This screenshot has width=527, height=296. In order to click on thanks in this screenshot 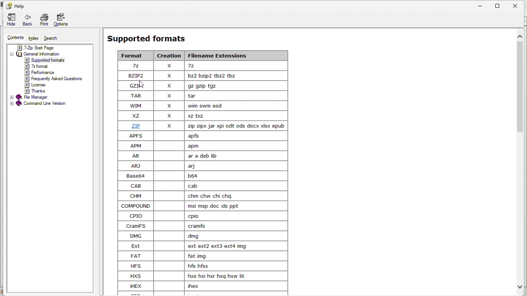, I will do `click(37, 91)`.